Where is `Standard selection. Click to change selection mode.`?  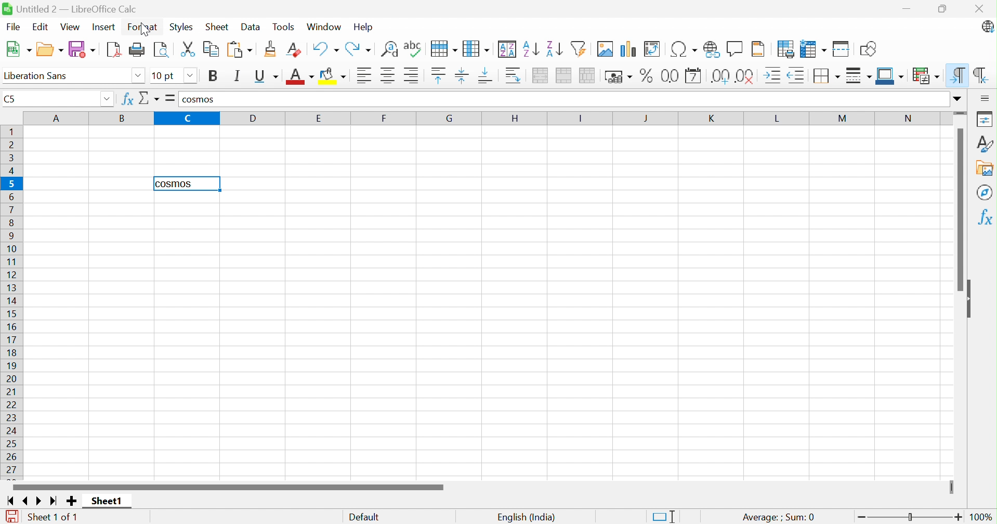
Standard selection. Click to change selection mode. is located at coordinates (664, 516).